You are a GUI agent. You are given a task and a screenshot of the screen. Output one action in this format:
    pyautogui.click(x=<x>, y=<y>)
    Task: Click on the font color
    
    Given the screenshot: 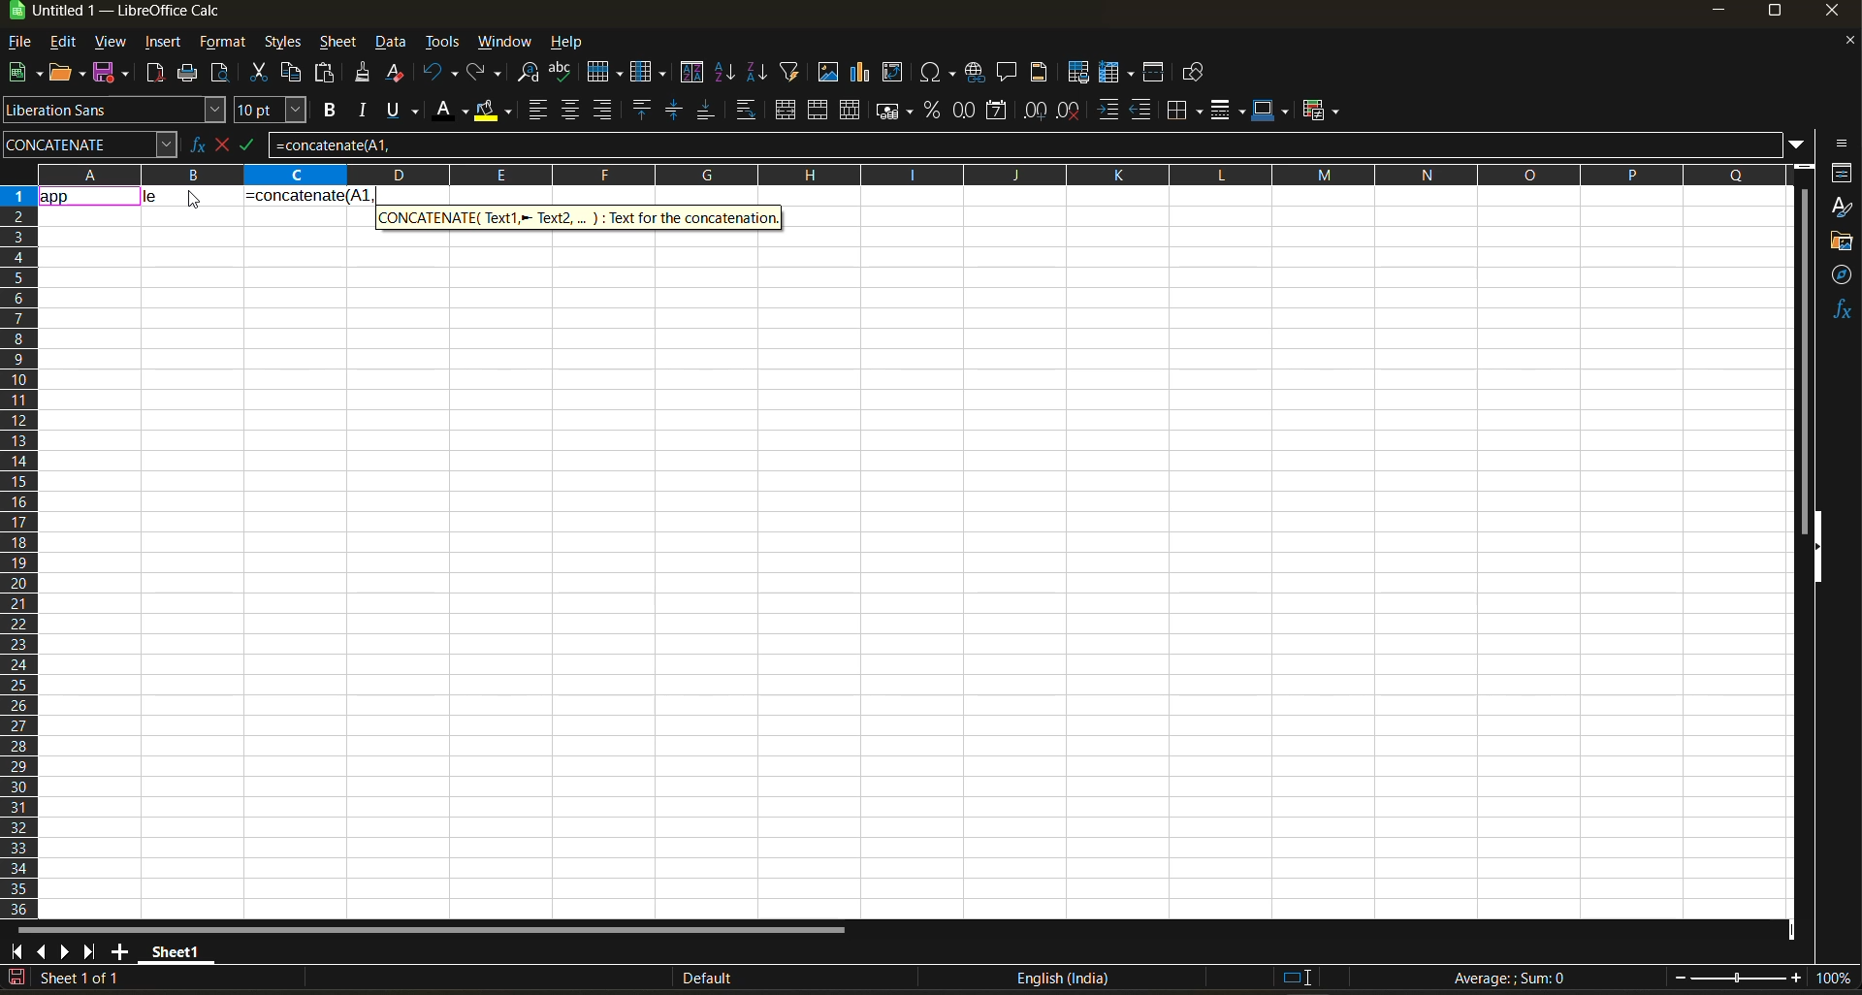 What is the action you would take?
    pyautogui.click(x=455, y=109)
    